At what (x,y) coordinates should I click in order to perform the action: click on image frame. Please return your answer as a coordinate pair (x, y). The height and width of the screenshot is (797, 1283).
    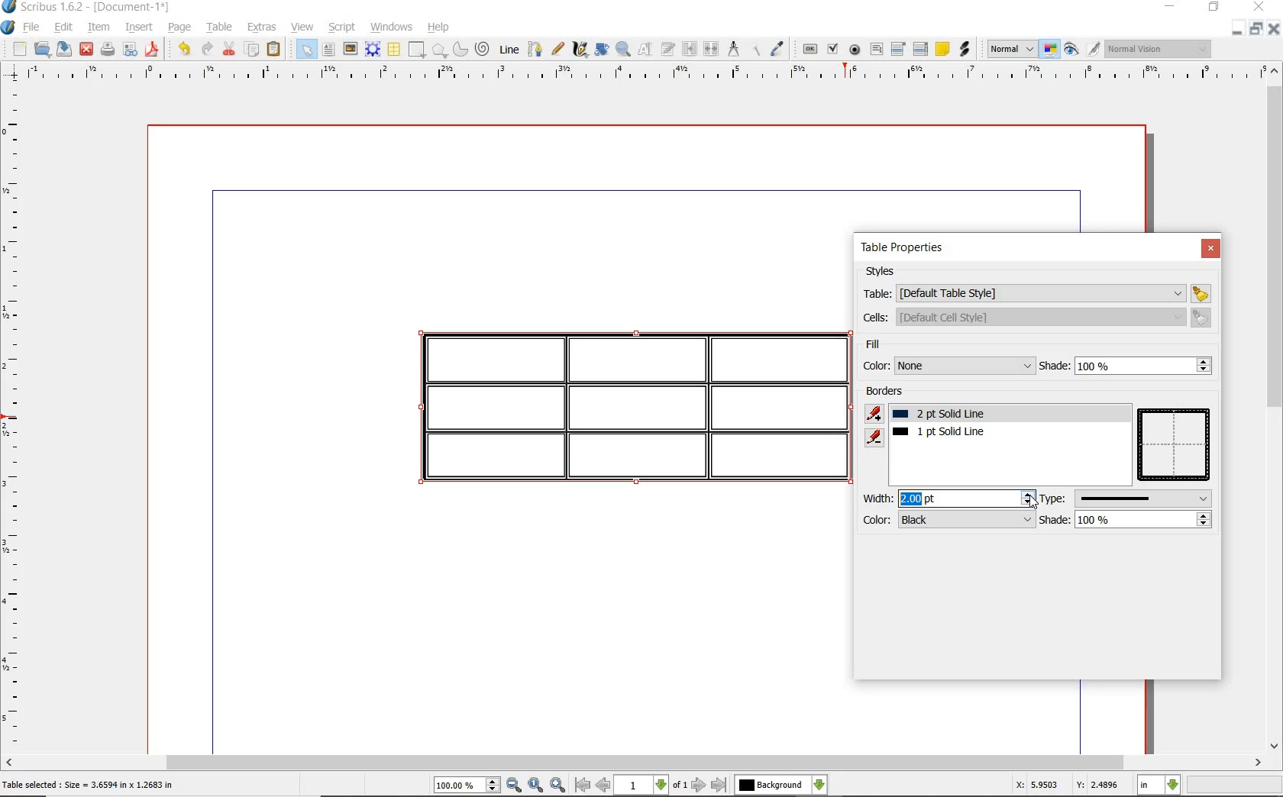
    Looking at the image, I should click on (351, 50).